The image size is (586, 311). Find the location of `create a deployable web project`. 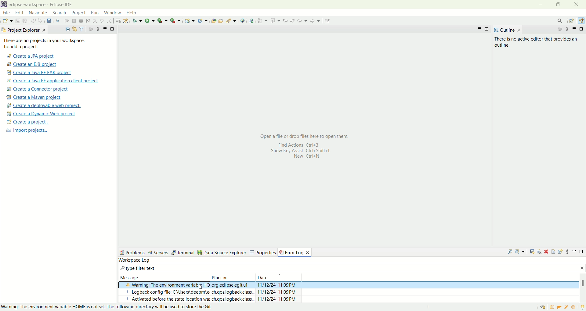

create a deployable web project is located at coordinates (44, 105).